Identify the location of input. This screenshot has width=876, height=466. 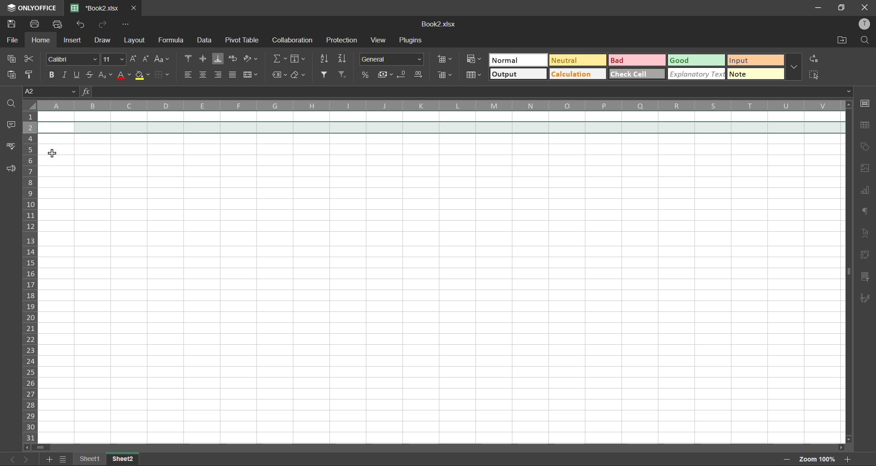
(752, 59).